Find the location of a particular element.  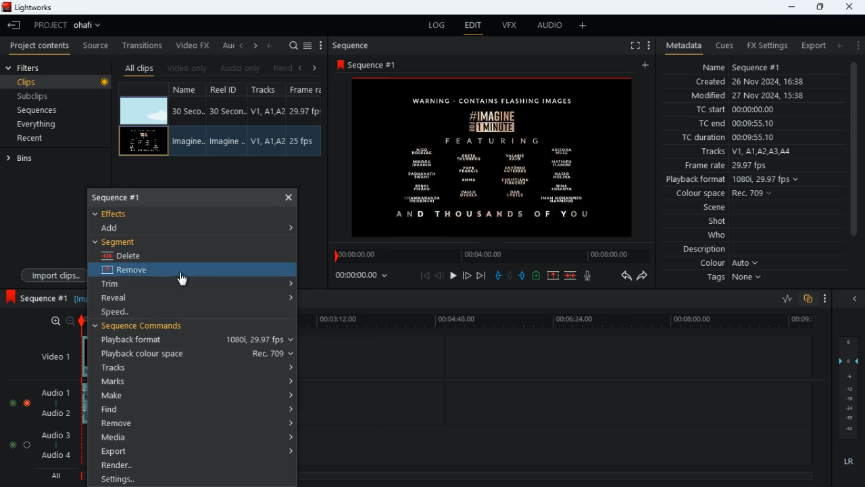

time is located at coordinates (555, 321).